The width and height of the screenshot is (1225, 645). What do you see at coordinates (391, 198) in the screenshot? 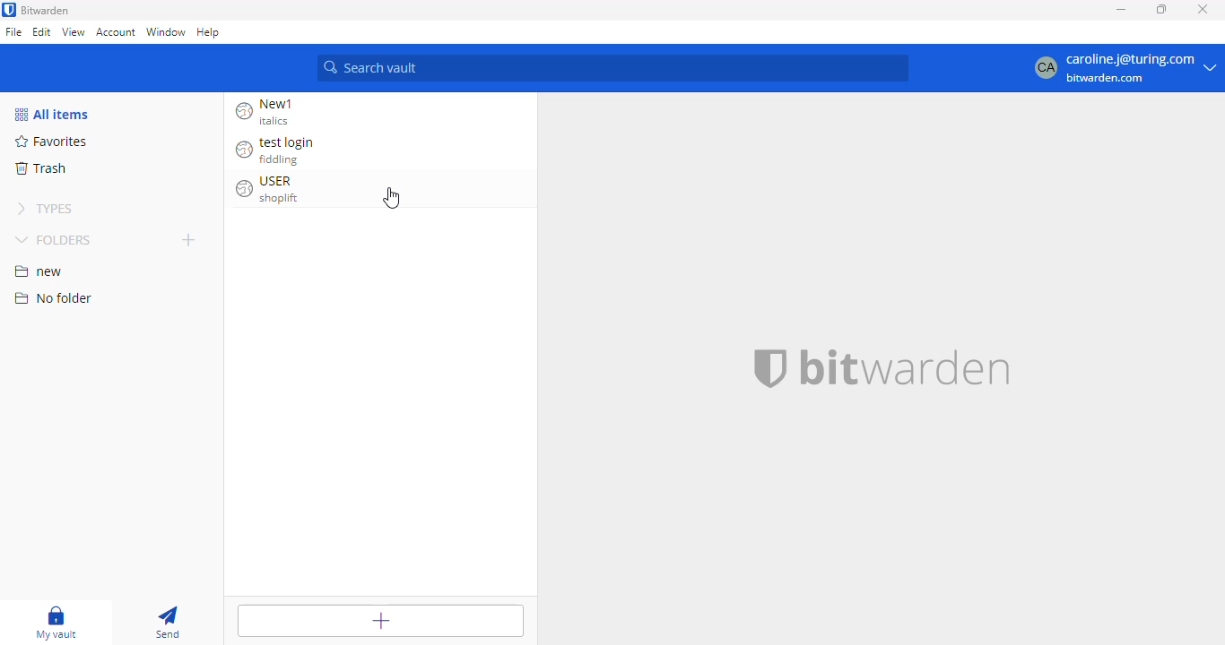
I see `cursor` at bounding box center [391, 198].